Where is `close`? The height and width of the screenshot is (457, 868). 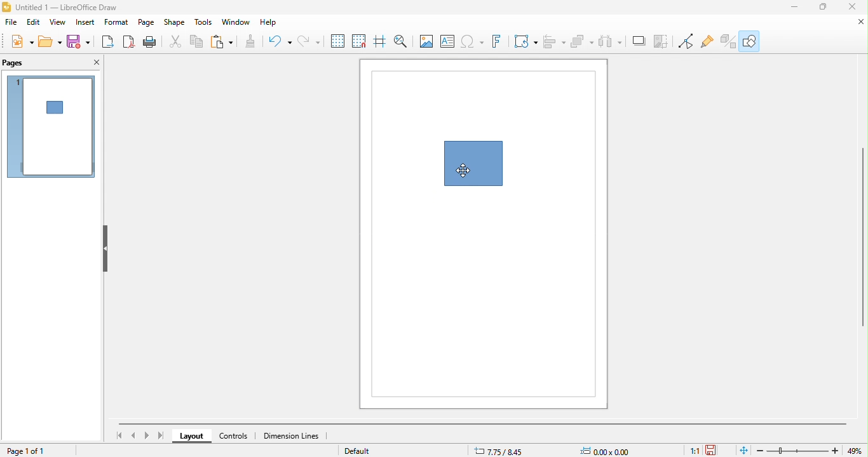 close is located at coordinates (851, 6).